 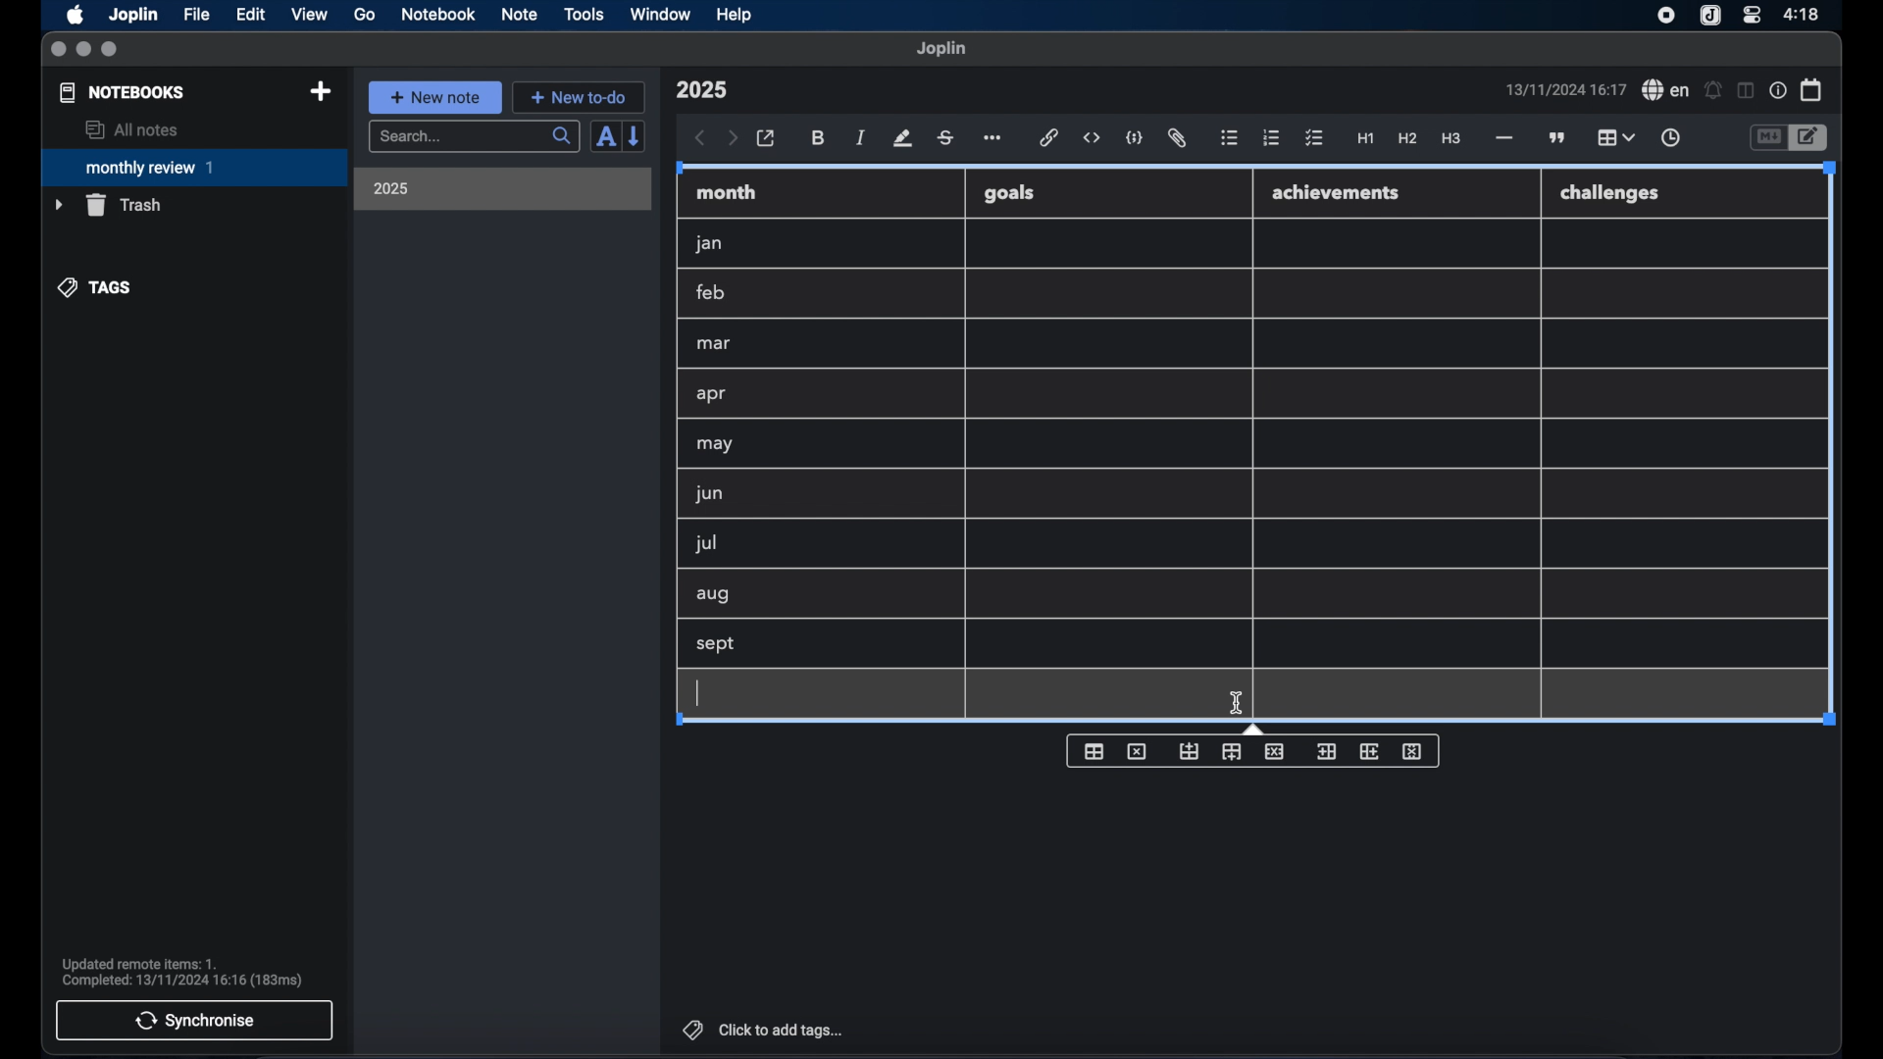 What do you see at coordinates (1229, 138) in the screenshot?
I see `bulleted list` at bounding box center [1229, 138].